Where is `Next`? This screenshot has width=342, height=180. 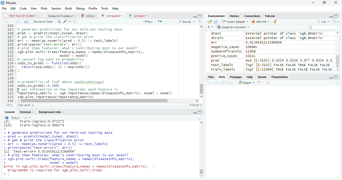 Next is located at coordinates (12, 21).